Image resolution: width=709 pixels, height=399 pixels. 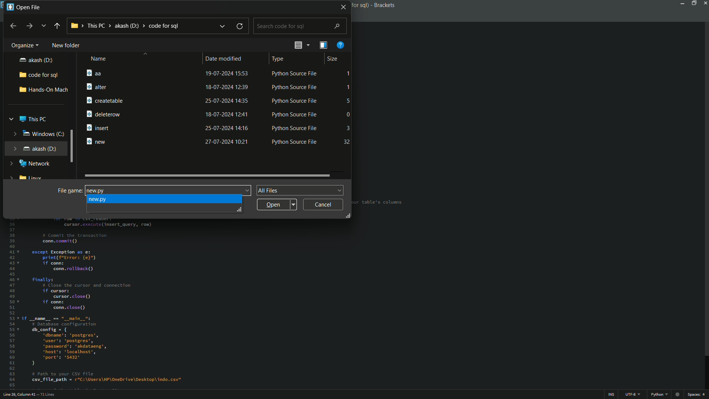 What do you see at coordinates (633, 395) in the screenshot?
I see `file encoding` at bounding box center [633, 395].